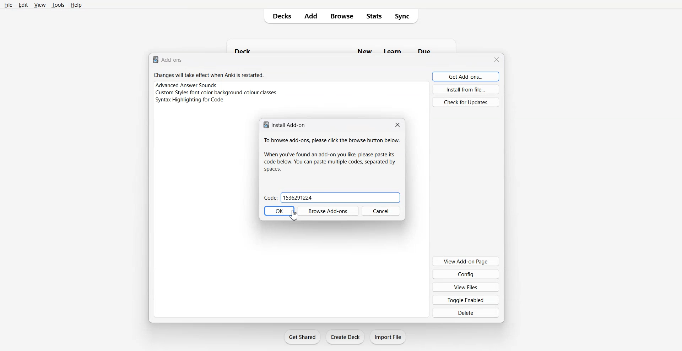 Image resolution: width=682 pixels, height=351 pixels. Describe the element at coordinates (279, 211) in the screenshot. I see `OK` at that location.